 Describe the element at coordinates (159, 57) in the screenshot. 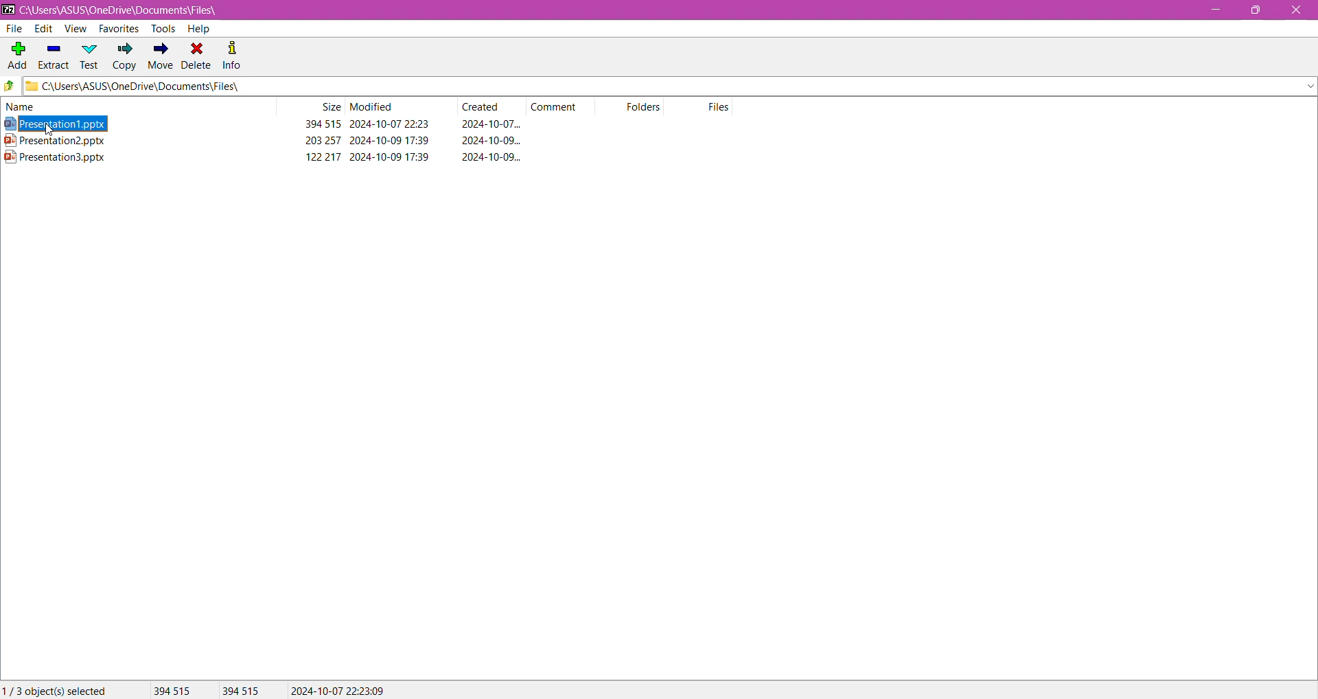

I see `Move` at that location.